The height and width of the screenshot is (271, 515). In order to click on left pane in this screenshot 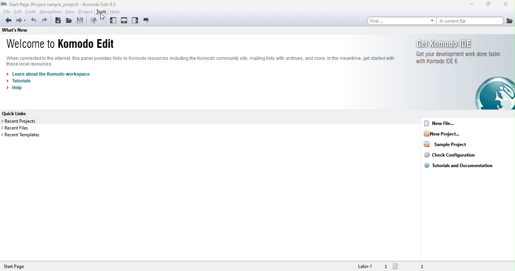, I will do `click(112, 21)`.